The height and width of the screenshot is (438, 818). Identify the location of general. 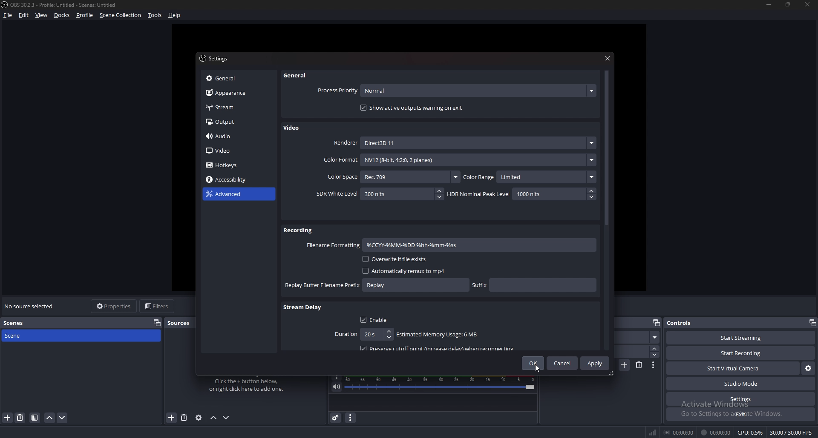
(235, 78).